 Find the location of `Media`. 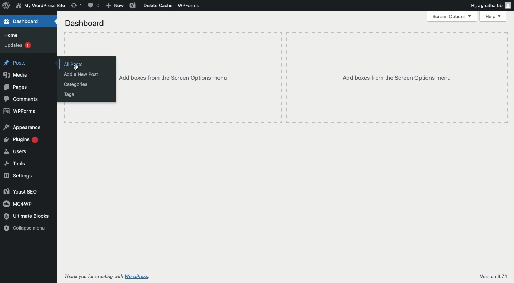

Media is located at coordinates (18, 75).